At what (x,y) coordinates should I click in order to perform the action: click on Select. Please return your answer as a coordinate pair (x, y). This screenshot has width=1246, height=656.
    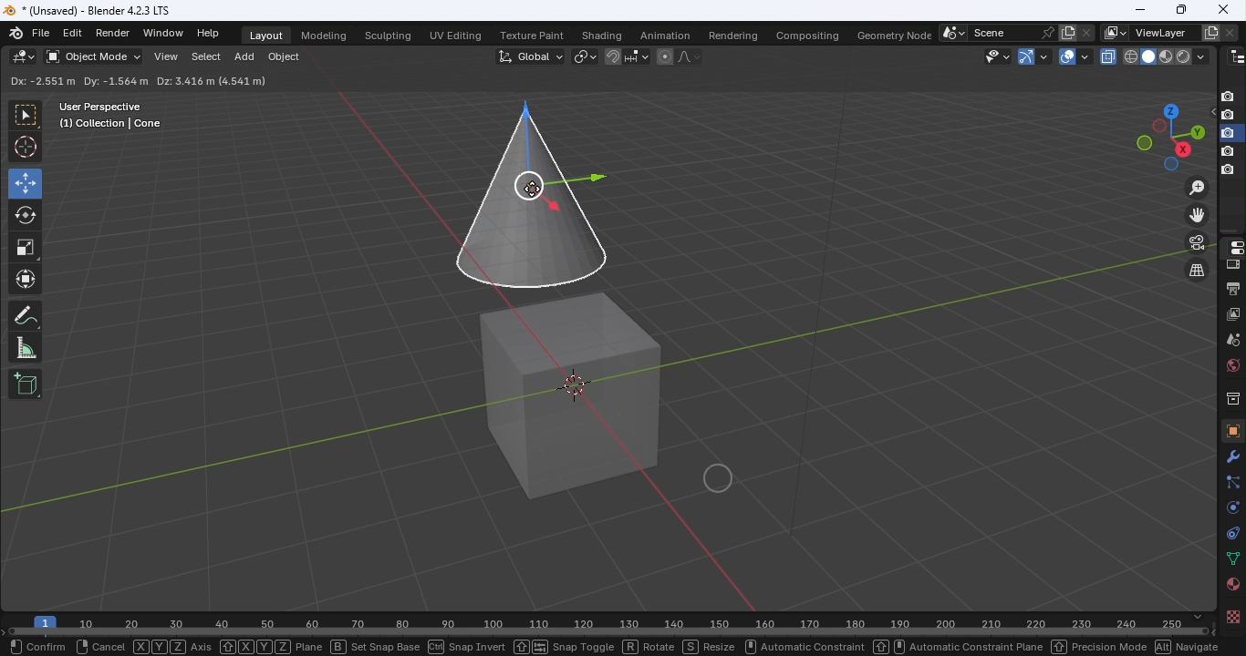
    Looking at the image, I should click on (202, 59).